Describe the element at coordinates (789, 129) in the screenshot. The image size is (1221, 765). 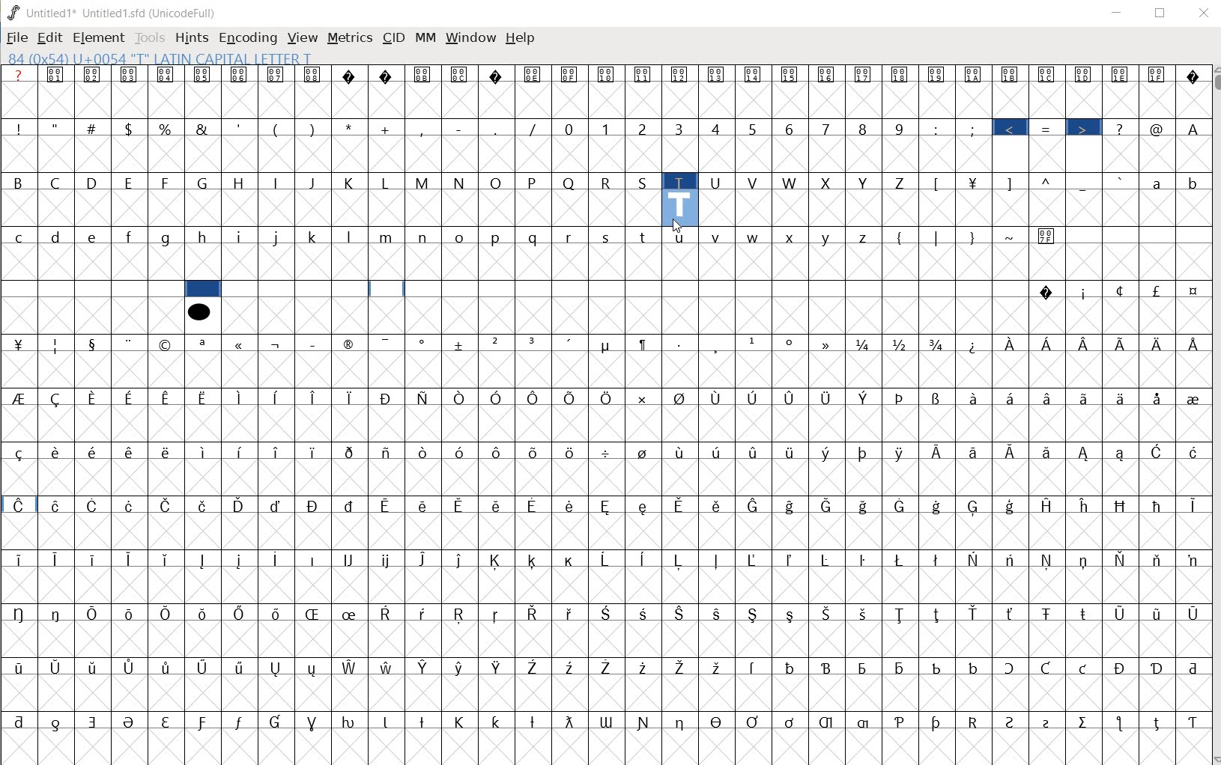
I see `6` at that location.